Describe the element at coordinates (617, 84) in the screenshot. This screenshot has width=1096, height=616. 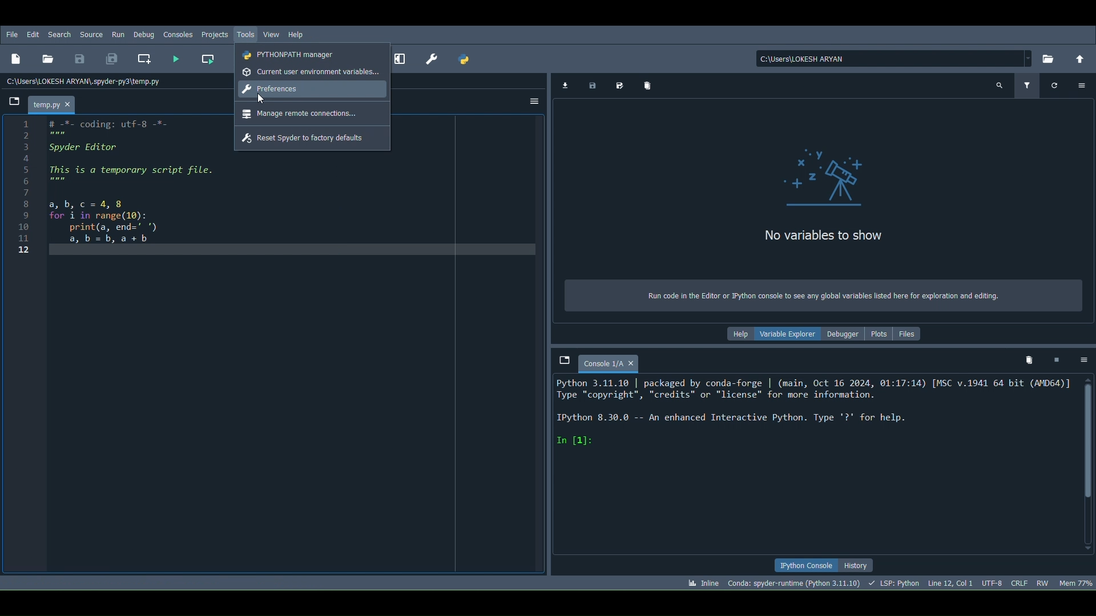
I see `Save data as` at that location.